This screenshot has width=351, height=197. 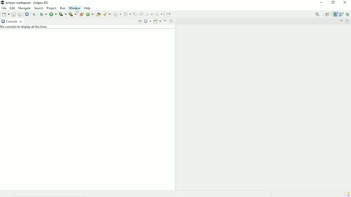 What do you see at coordinates (98, 14) in the screenshot?
I see `Open Type` at bounding box center [98, 14].